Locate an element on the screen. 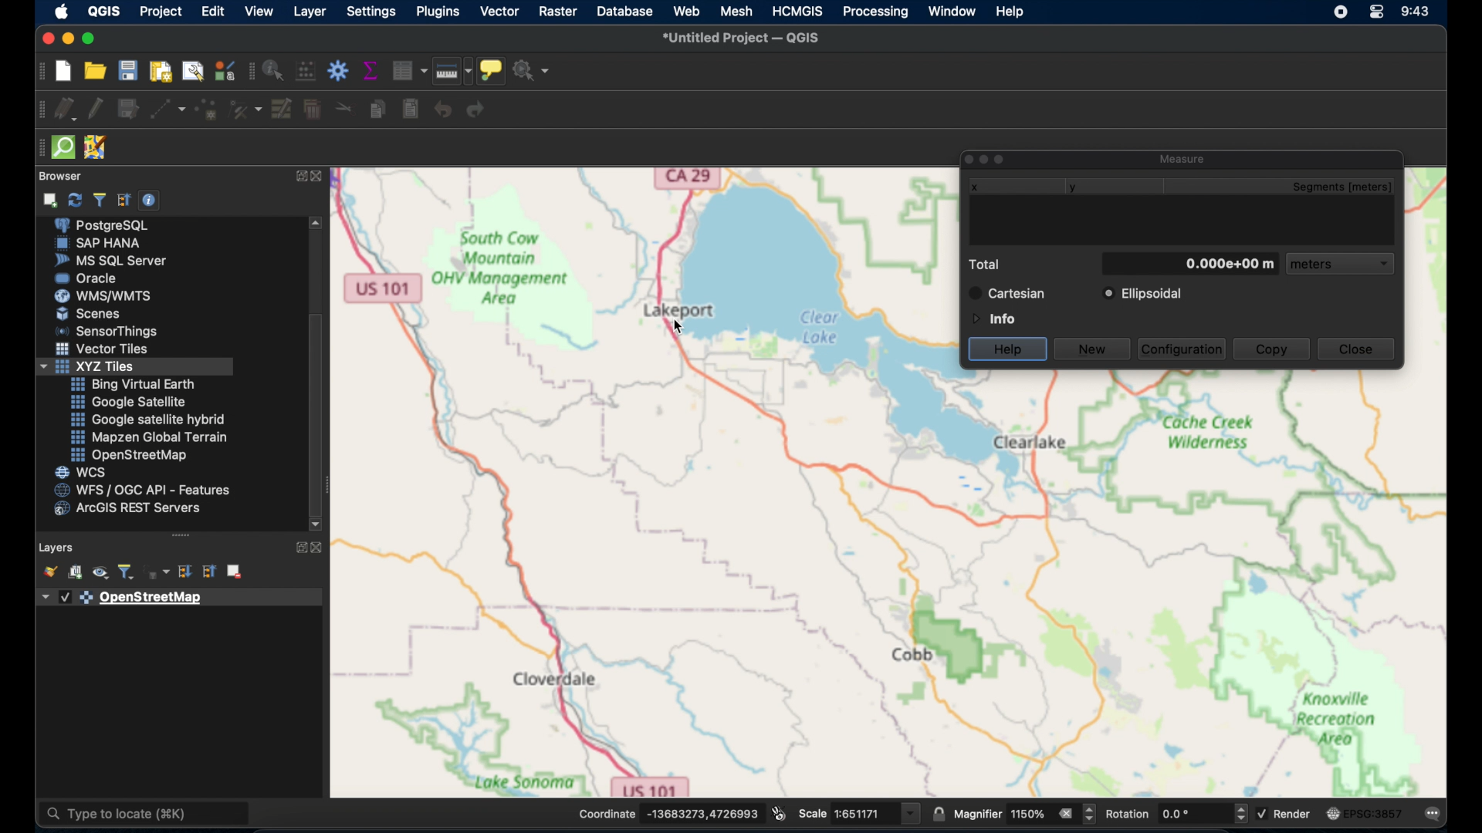 The height and width of the screenshot is (833, 1482). add group is located at coordinates (76, 574).